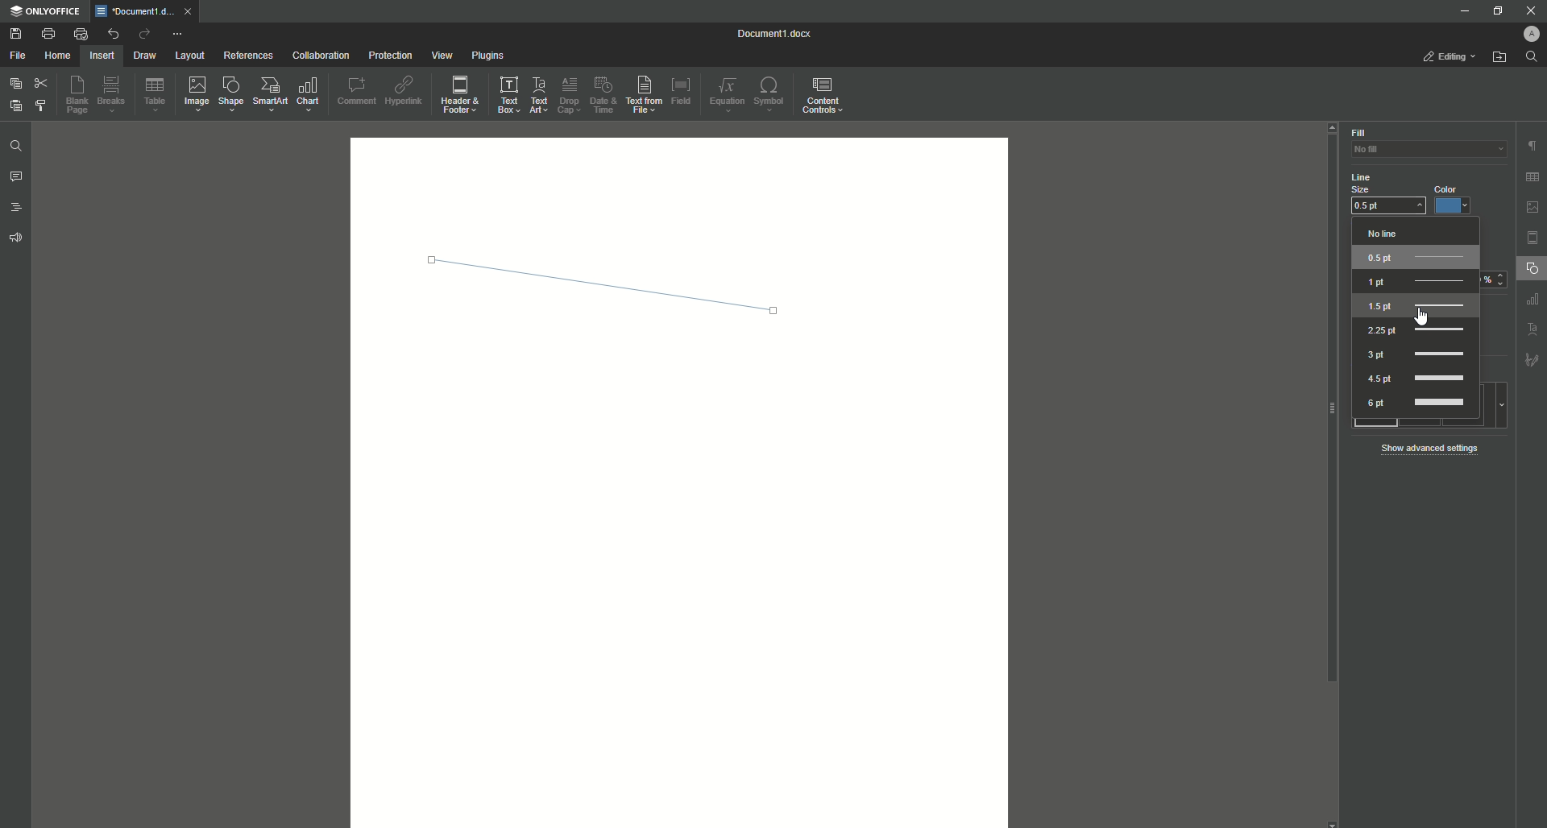 The image size is (1547, 828). I want to click on 0.5 pt, so click(1417, 256).